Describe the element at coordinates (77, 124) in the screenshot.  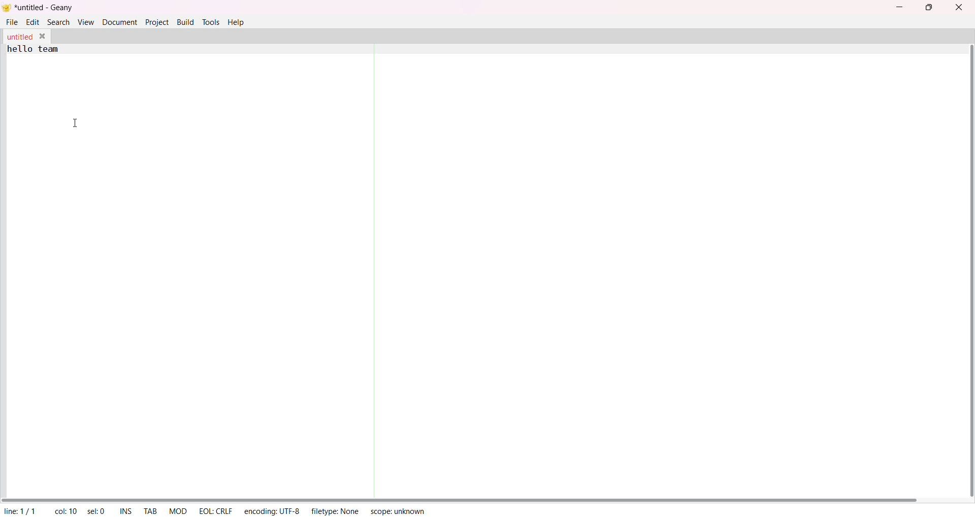
I see `text cursor` at that location.